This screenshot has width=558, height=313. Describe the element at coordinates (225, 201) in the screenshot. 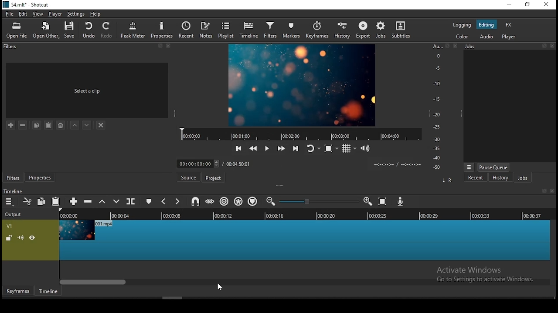

I see `ripple` at that location.